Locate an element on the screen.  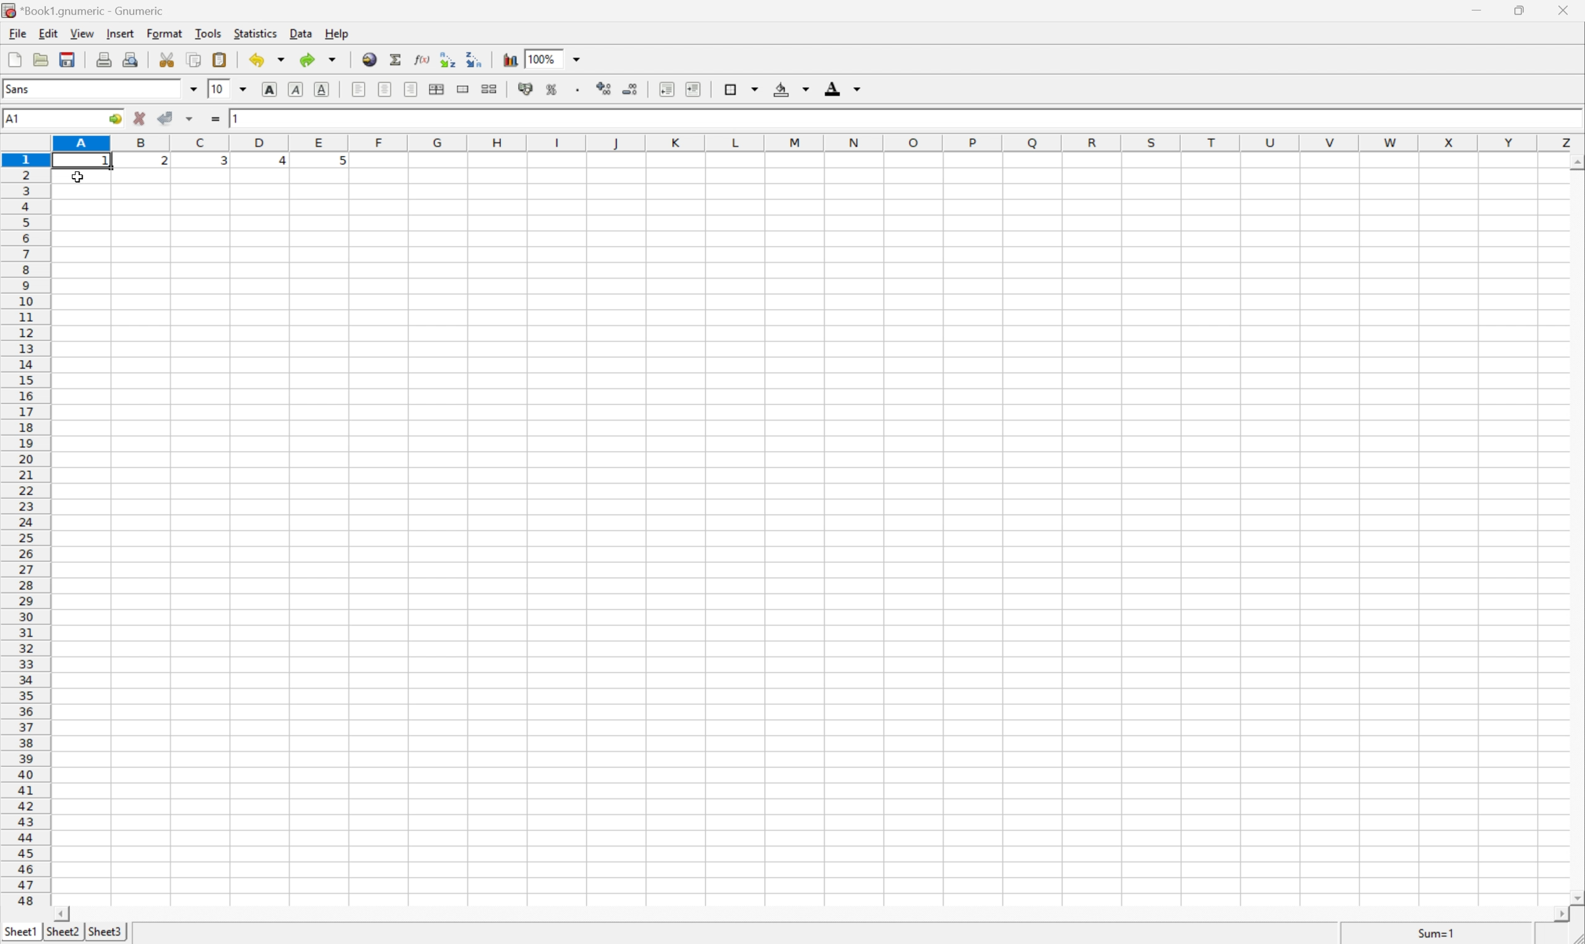
increase number of decimals displayed is located at coordinates (605, 89).